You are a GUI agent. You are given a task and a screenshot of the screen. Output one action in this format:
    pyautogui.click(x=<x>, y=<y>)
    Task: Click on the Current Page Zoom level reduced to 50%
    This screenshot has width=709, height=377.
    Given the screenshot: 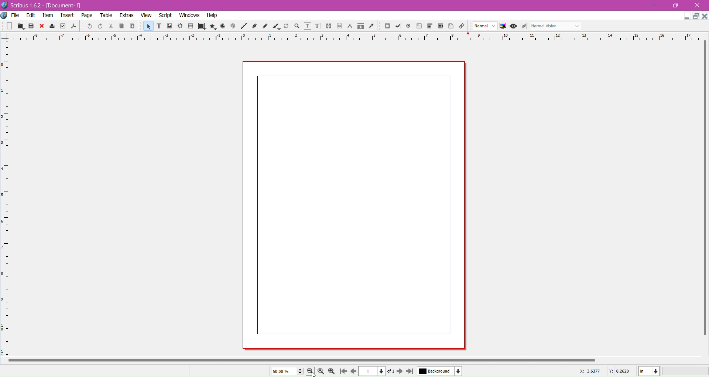 What is the action you would take?
    pyautogui.click(x=354, y=206)
    